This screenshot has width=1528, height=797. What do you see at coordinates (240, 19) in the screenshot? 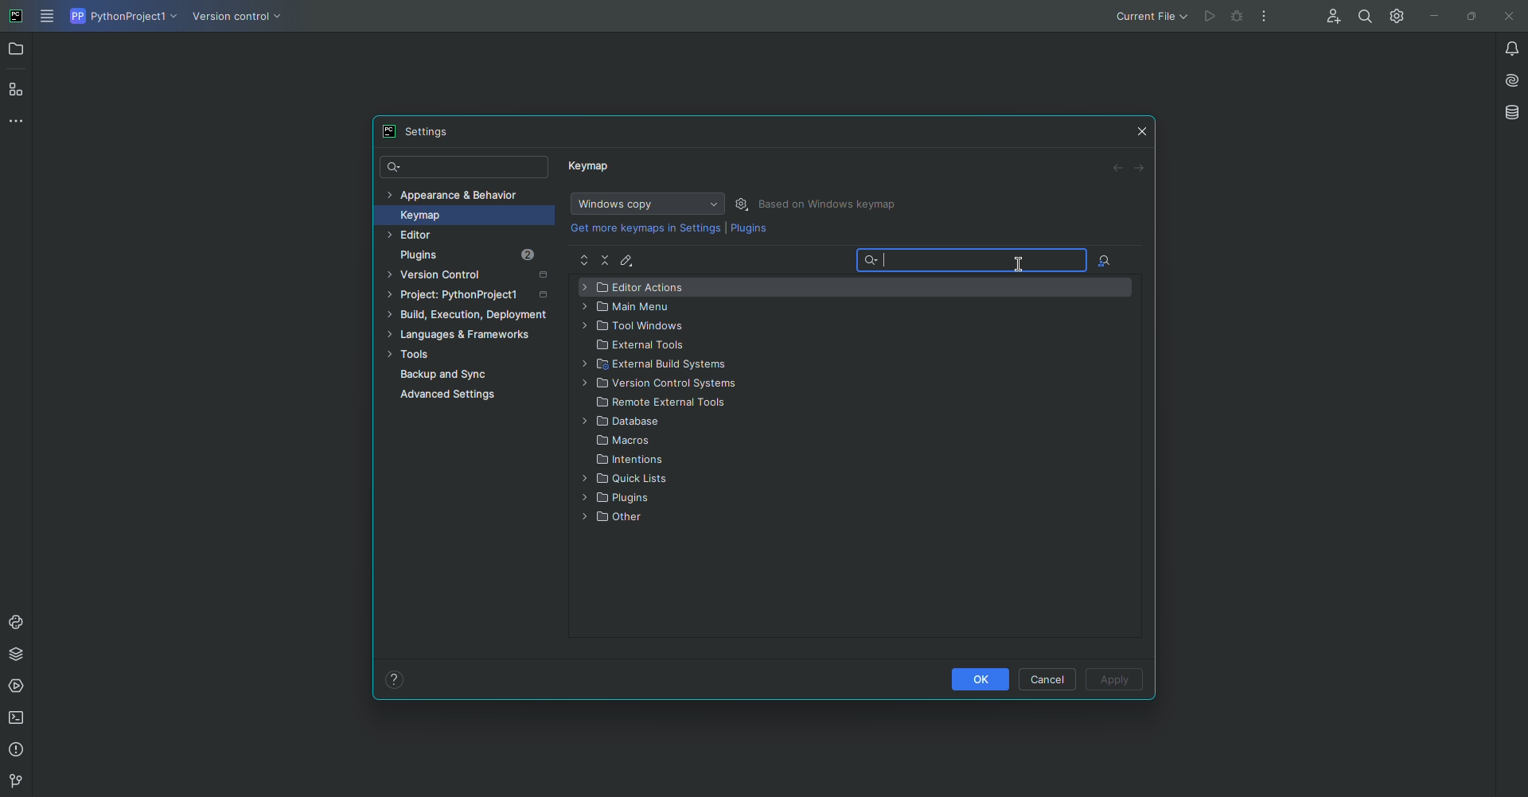
I see `Version COntrol` at bounding box center [240, 19].